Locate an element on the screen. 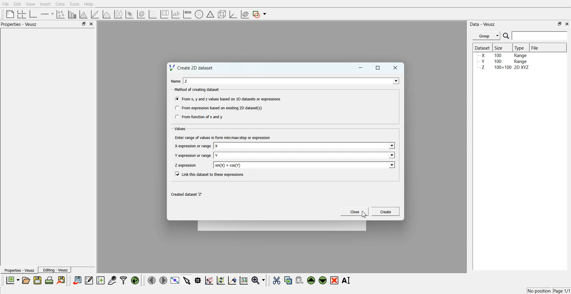 Image resolution: width=571 pixels, height=294 pixels. Maximize is located at coordinates (378, 68).